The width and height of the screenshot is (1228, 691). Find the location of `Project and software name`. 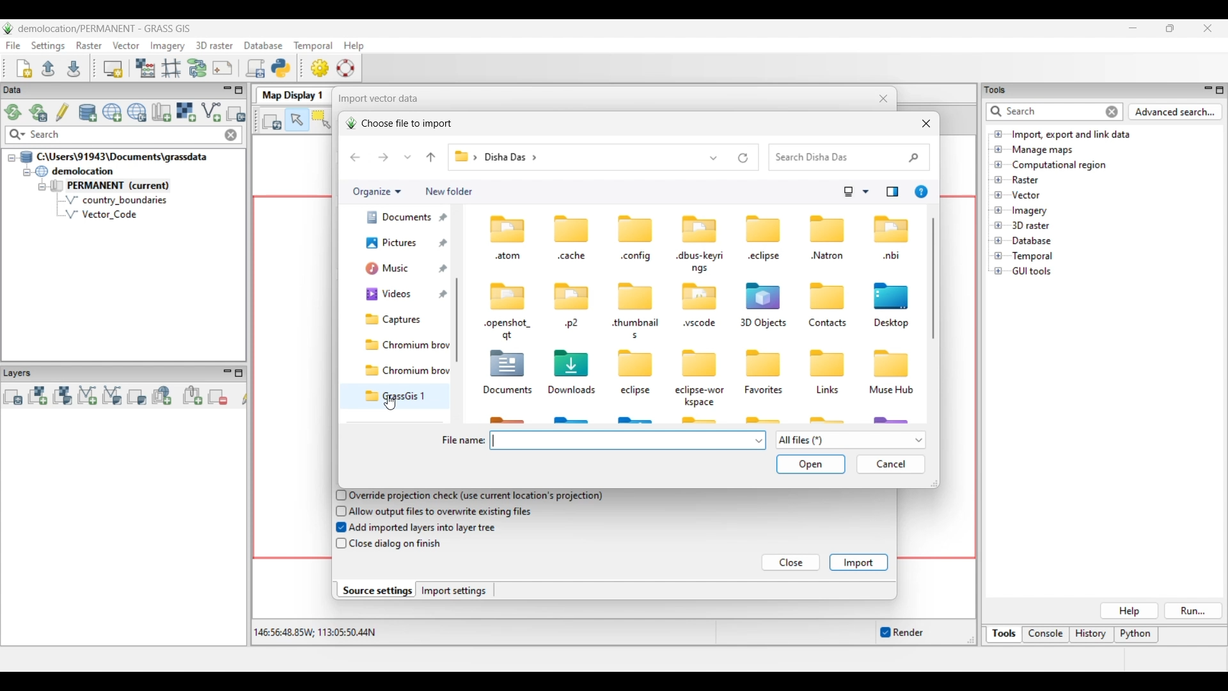

Project and software name is located at coordinates (105, 29).